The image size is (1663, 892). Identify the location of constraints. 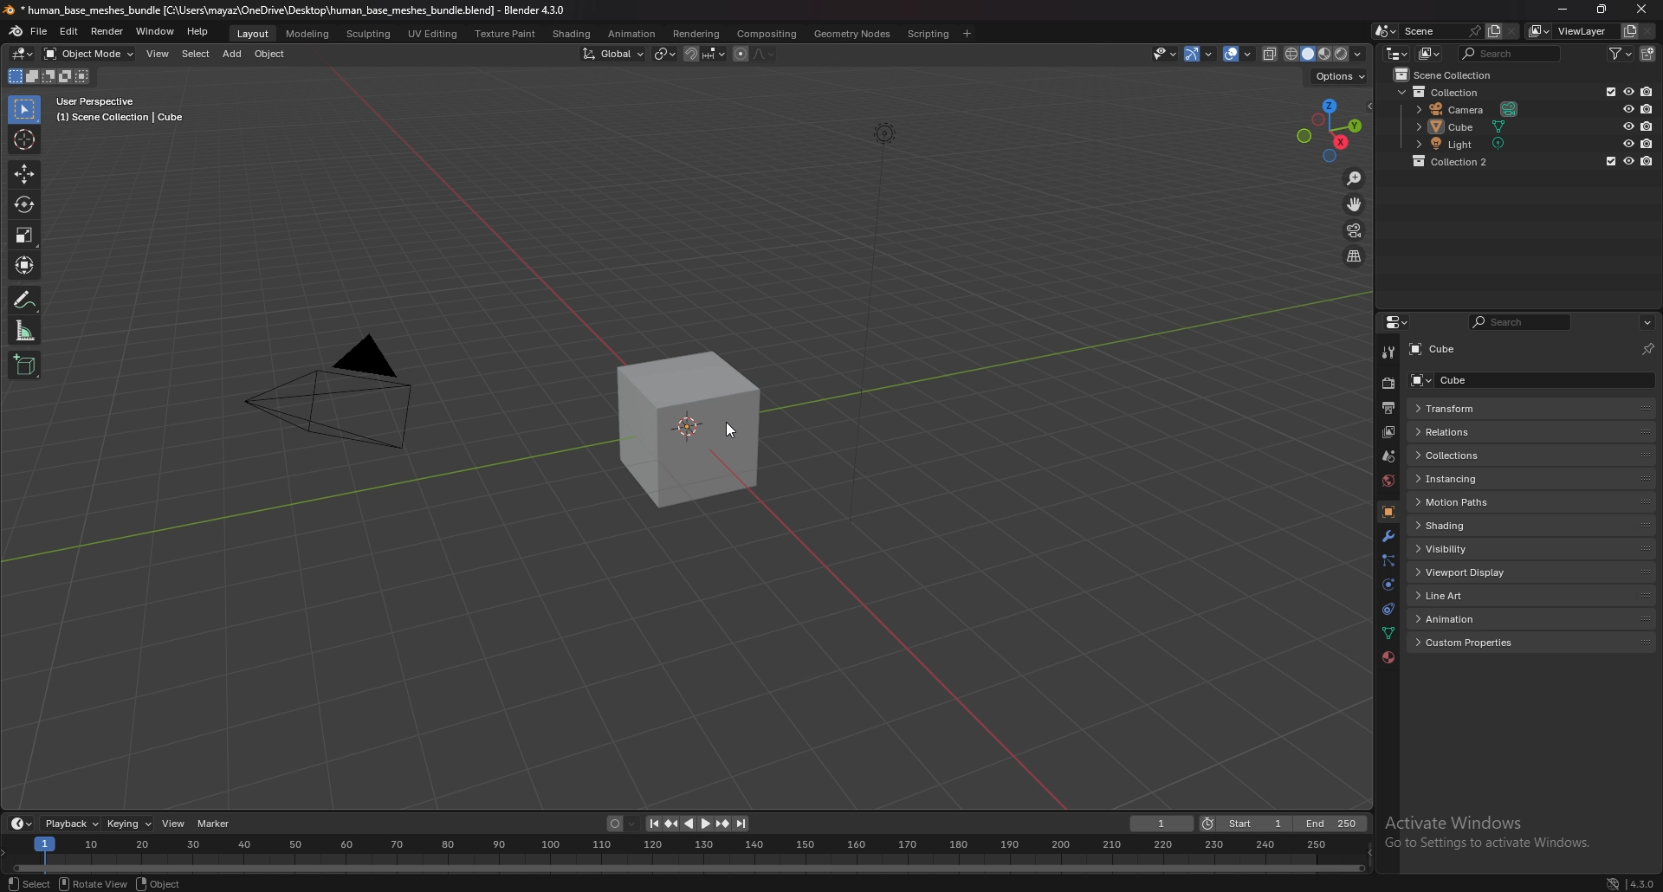
(1387, 610).